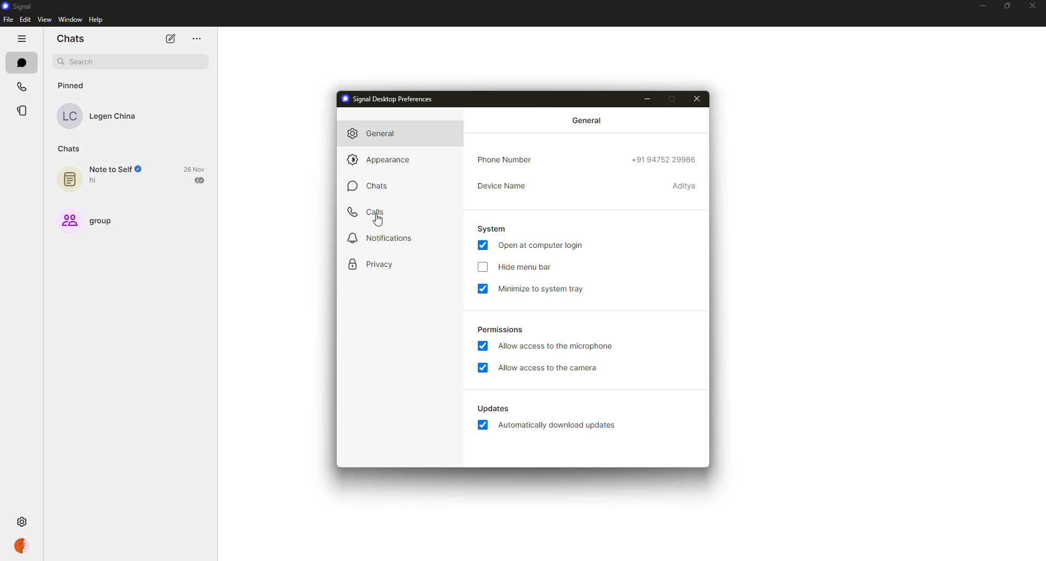 The height and width of the screenshot is (561, 1046). What do you see at coordinates (97, 20) in the screenshot?
I see `help` at bounding box center [97, 20].